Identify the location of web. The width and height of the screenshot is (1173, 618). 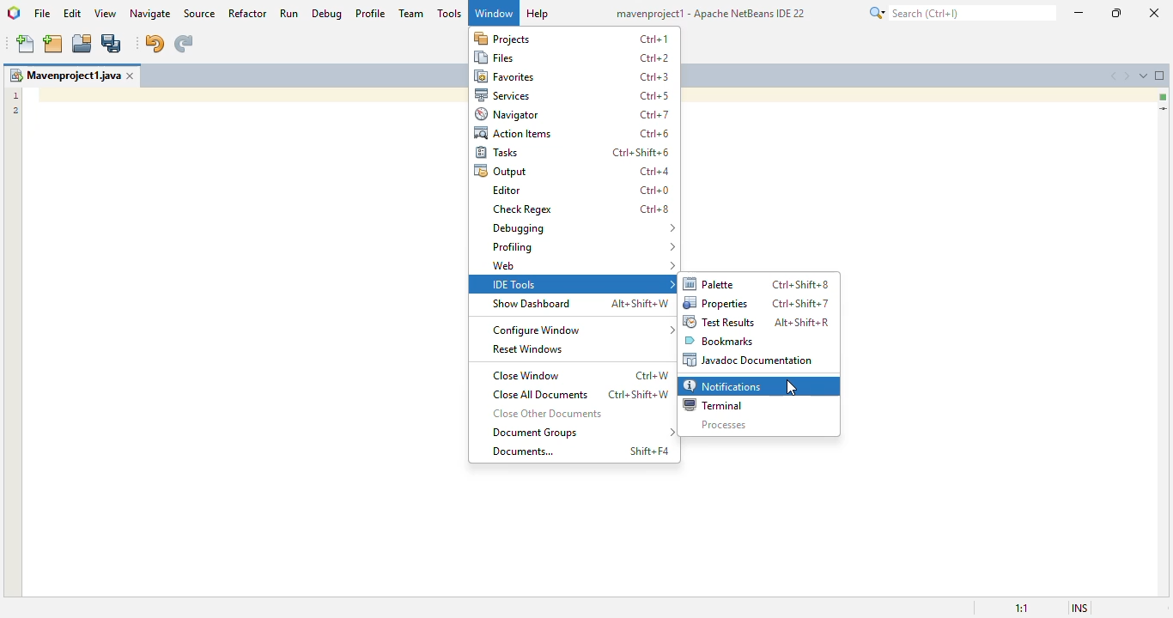
(584, 264).